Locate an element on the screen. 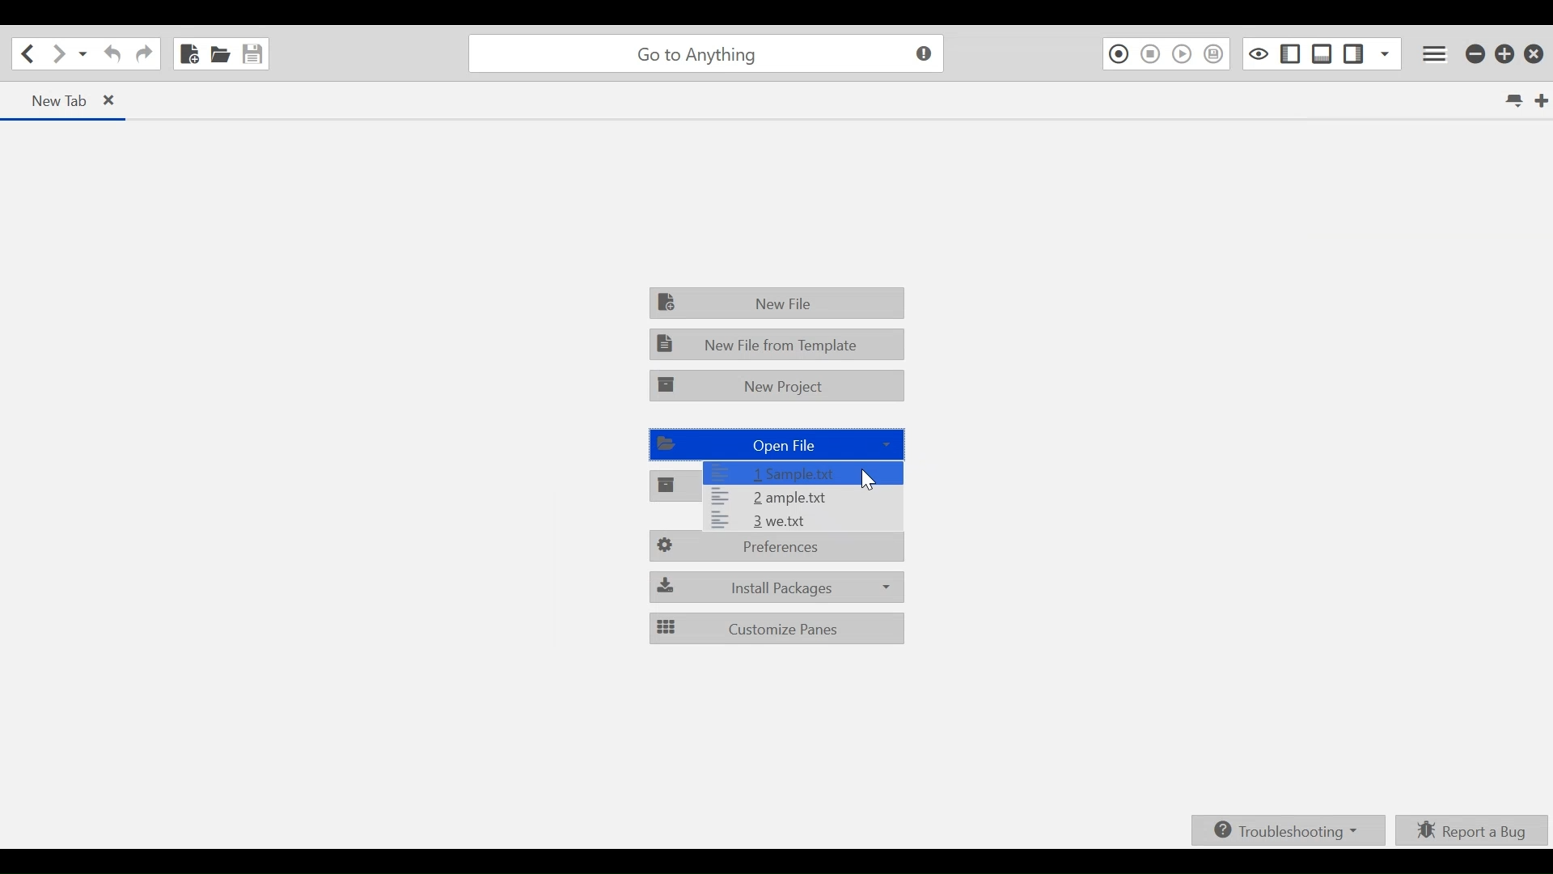  Search is located at coordinates (703, 52).